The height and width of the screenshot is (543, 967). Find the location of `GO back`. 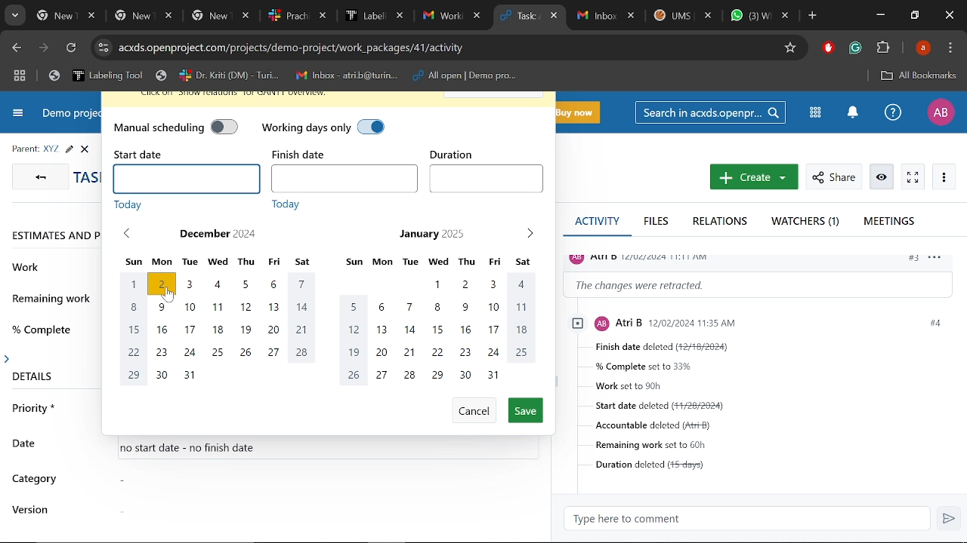

GO back is located at coordinates (38, 176).